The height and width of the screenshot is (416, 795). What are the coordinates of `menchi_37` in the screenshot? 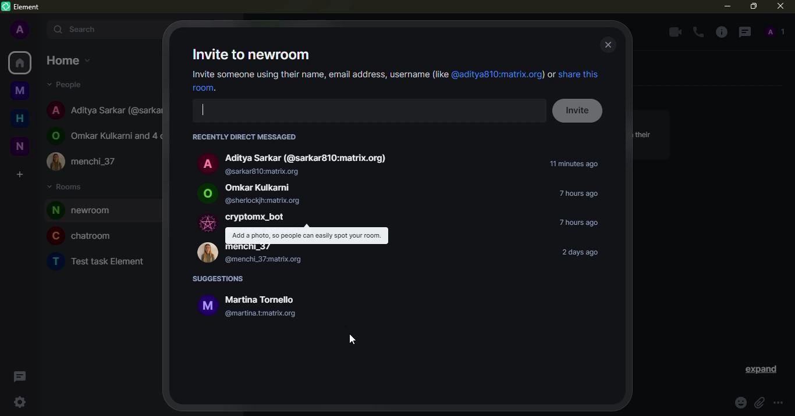 It's located at (81, 163).